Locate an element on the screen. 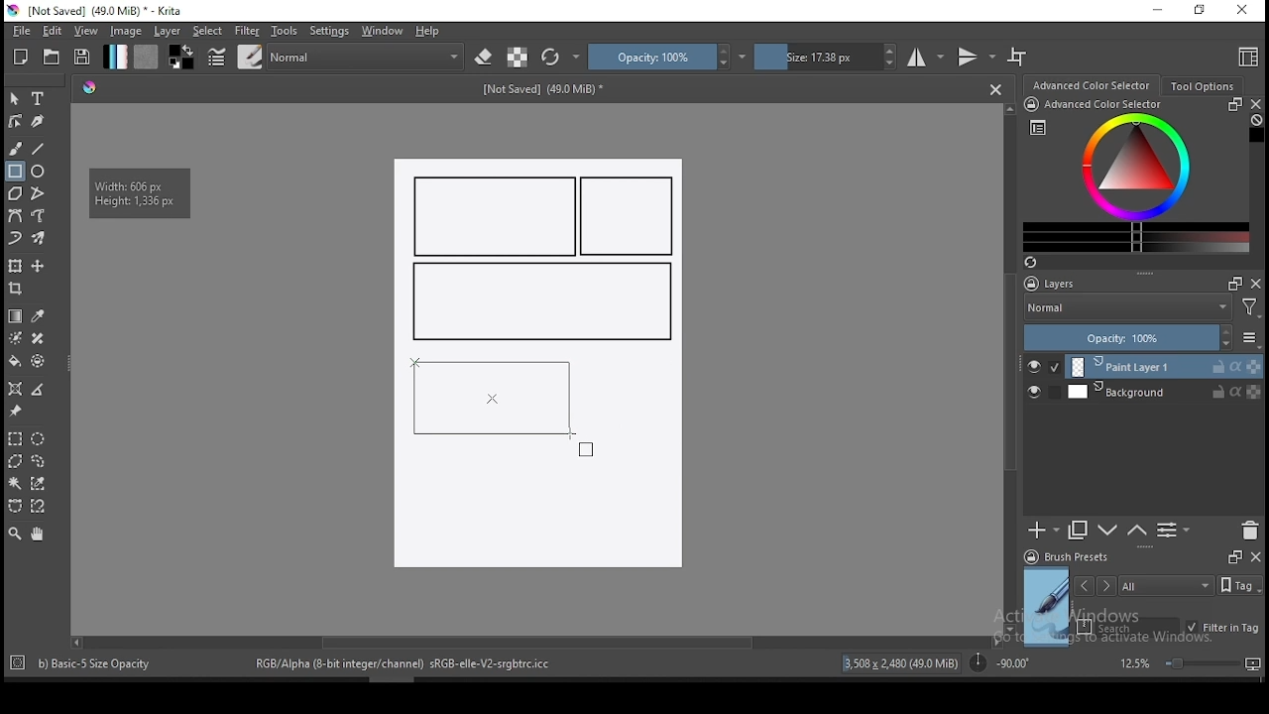 The width and height of the screenshot is (1269, 714). close docker is located at coordinates (1255, 555).